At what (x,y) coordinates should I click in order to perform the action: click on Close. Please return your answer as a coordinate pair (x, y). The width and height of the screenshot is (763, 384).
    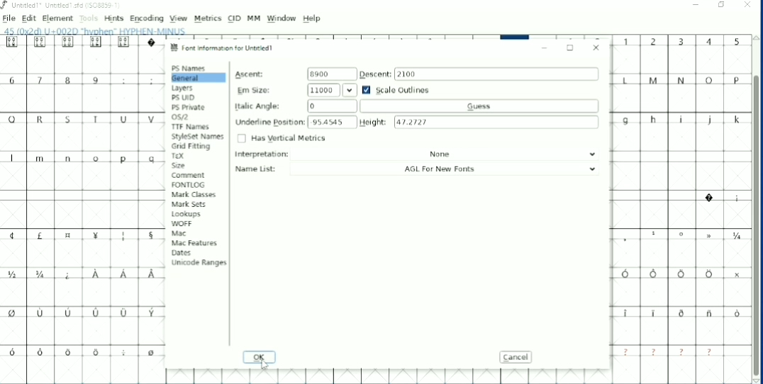
    Looking at the image, I should click on (596, 46).